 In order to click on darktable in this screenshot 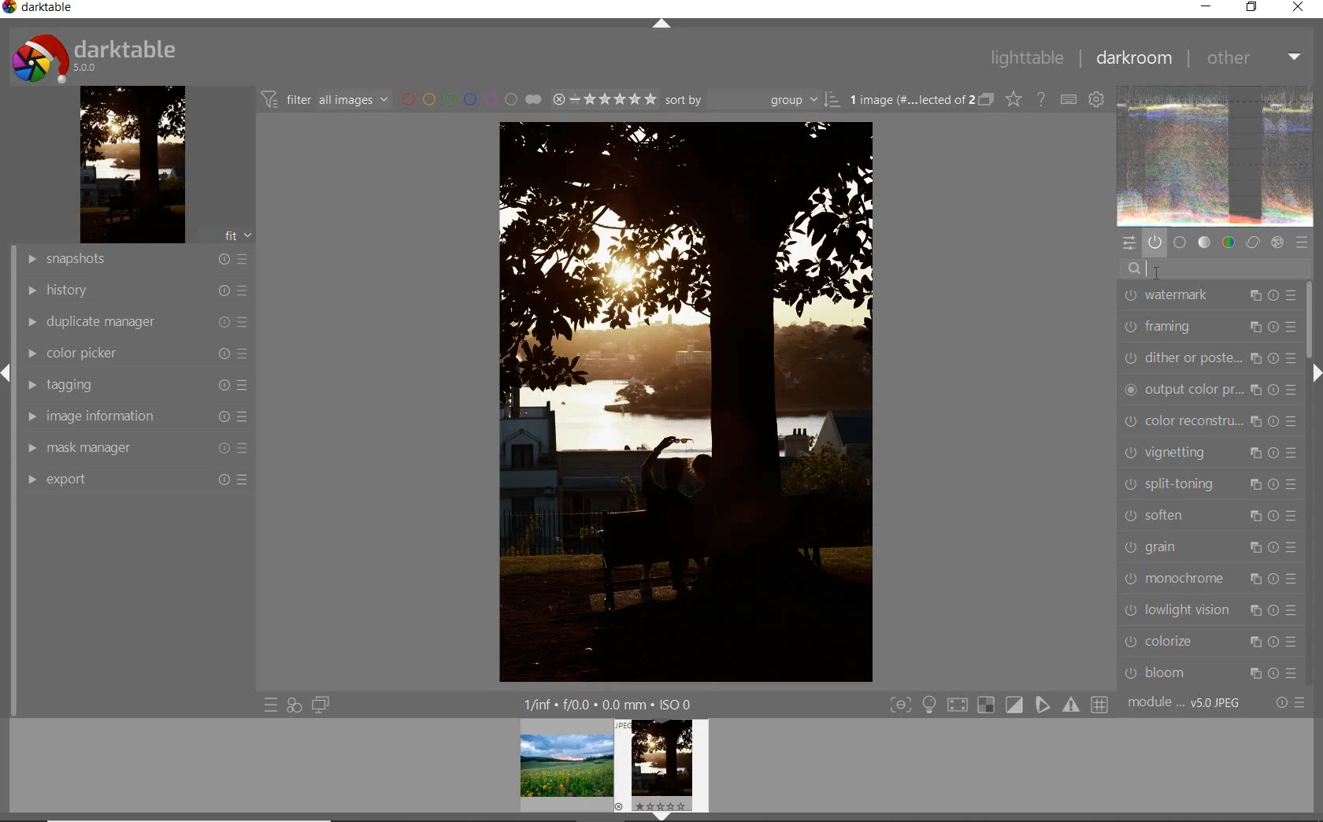, I will do `click(94, 56)`.